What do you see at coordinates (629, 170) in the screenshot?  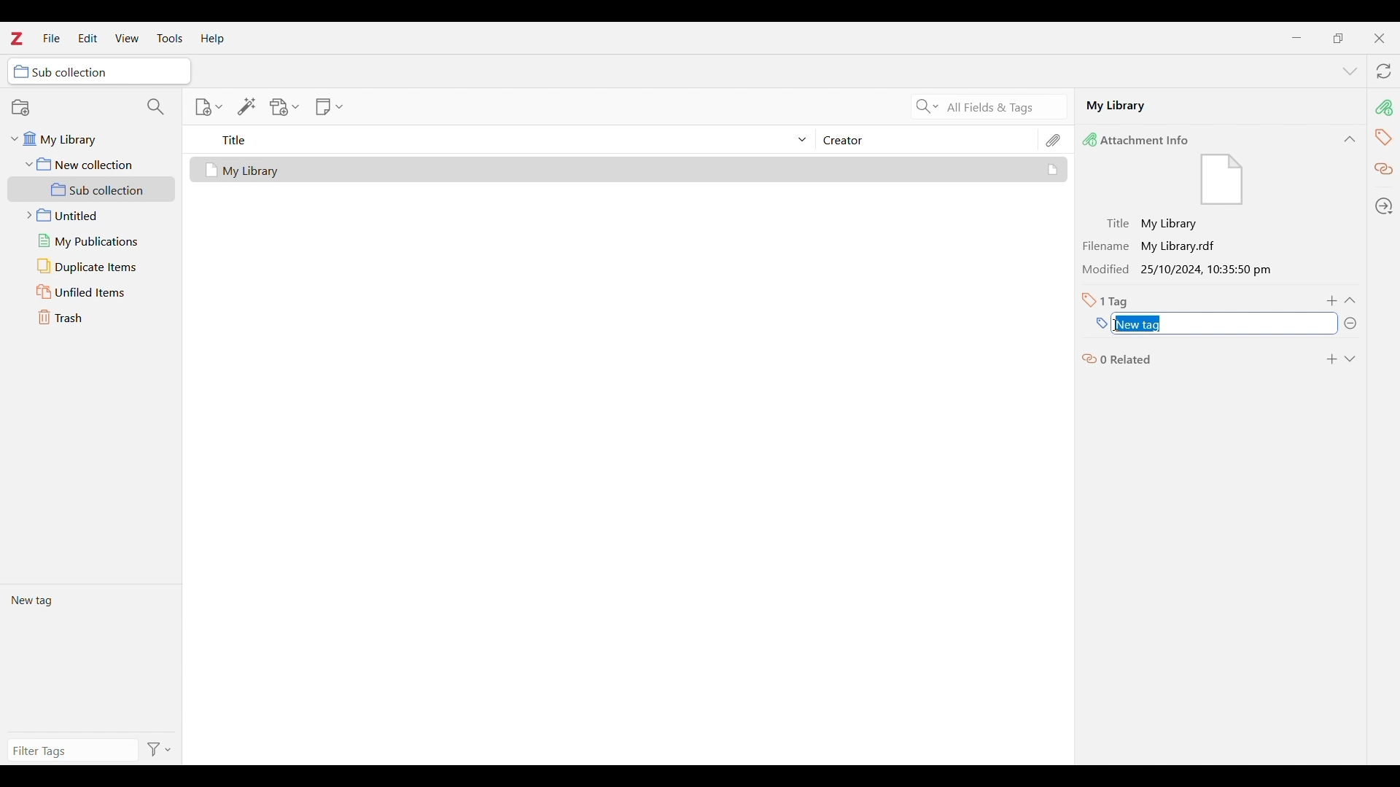 I see `Selected file and its details` at bounding box center [629, 170].